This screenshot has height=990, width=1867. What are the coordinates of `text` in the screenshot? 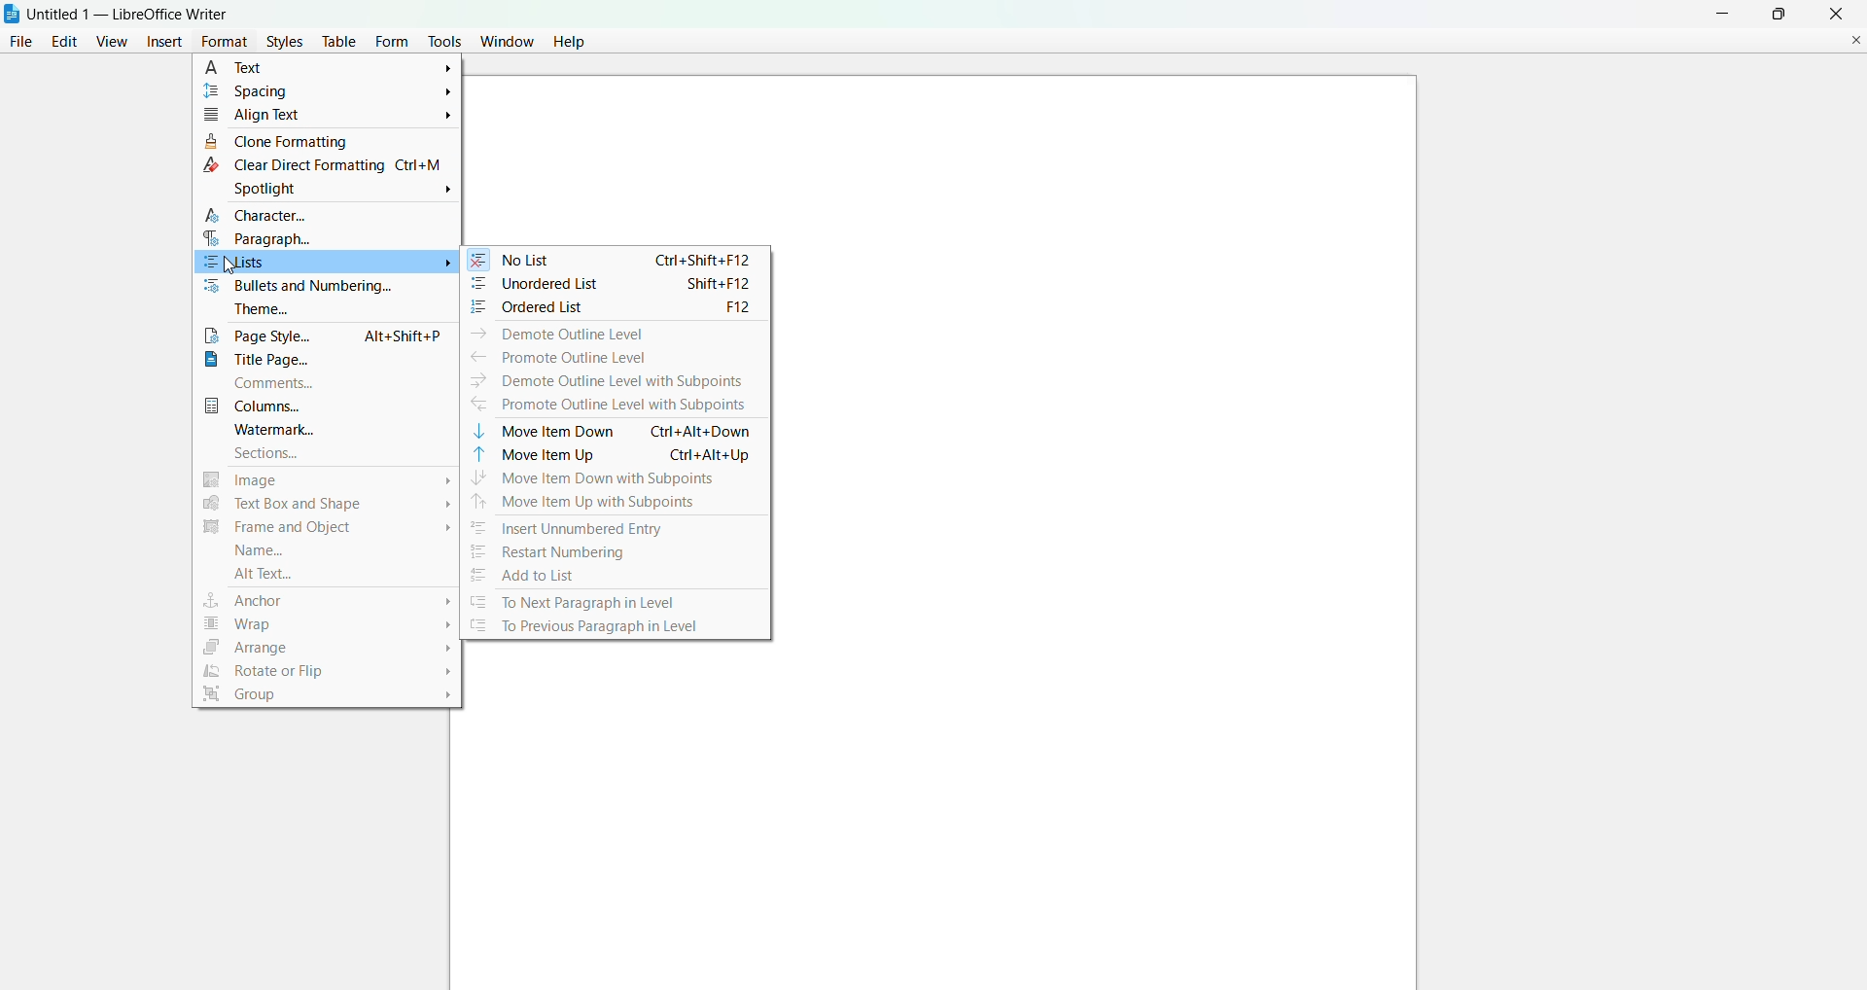 It's located at (333, 67).